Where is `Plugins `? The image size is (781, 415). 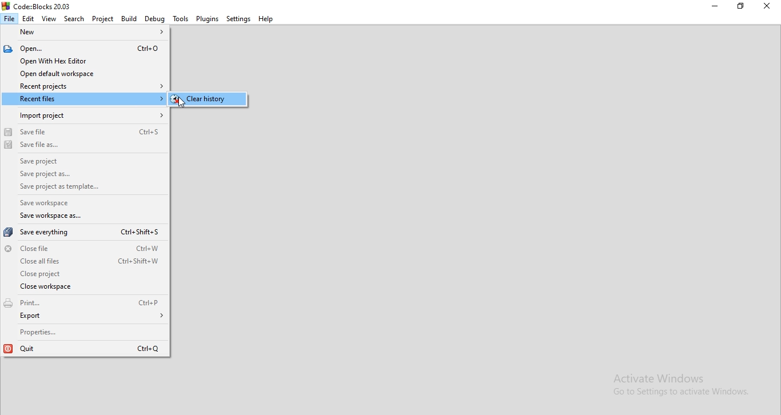 Plugins  is located at coordinates (208, 19).